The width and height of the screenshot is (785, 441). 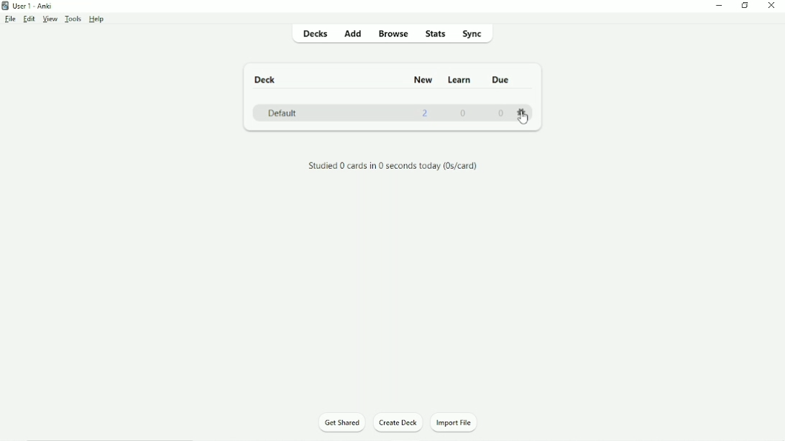 What do you see at coordinates (482, 34) in the screenshot?
I see `Sync` at bounding box center [482, 34].